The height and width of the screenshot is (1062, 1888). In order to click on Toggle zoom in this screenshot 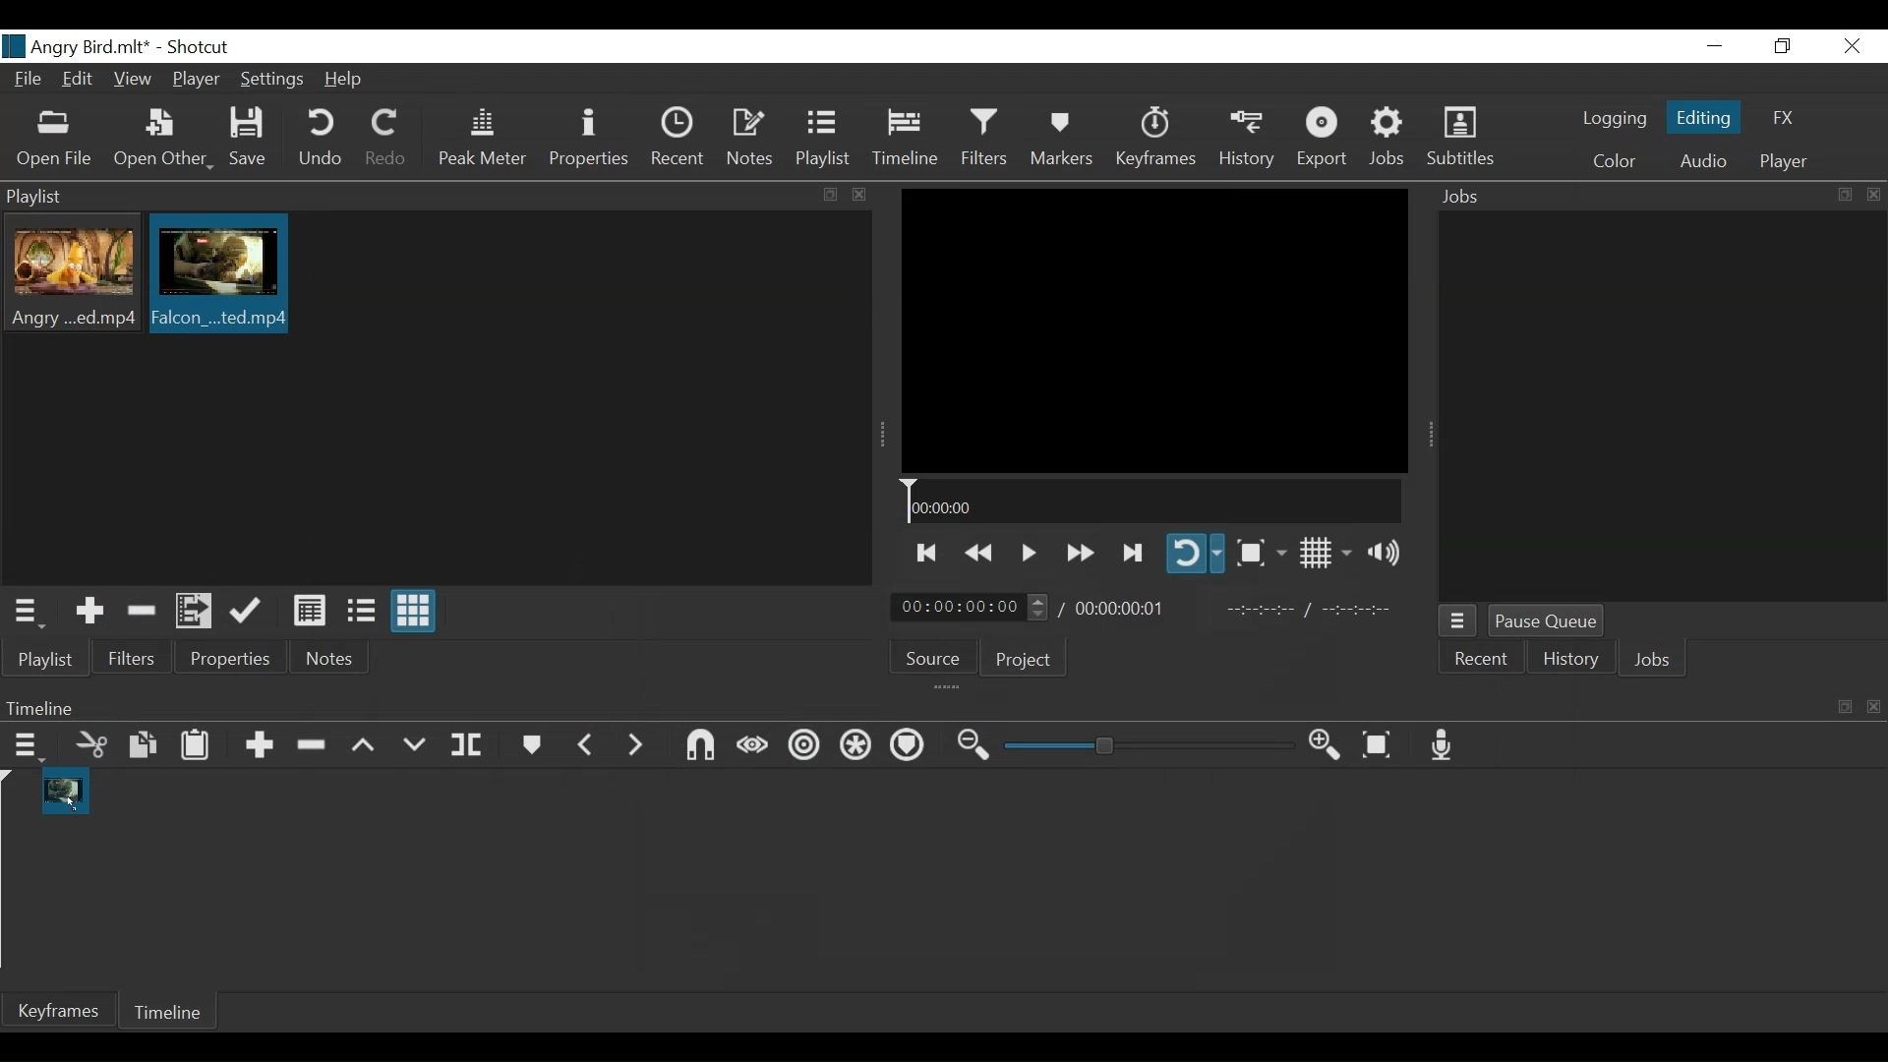, I will do `click(1261, 553)`.